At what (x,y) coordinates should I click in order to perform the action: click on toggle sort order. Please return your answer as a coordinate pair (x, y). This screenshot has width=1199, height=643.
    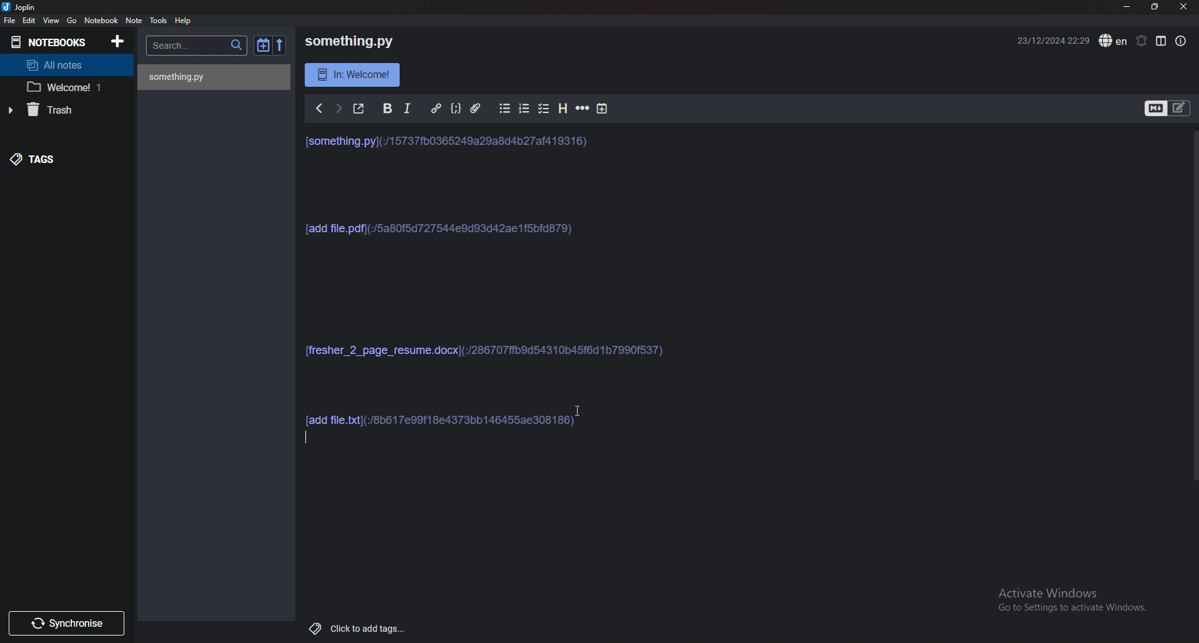
    Looking at the image, I should click on (264, 46).